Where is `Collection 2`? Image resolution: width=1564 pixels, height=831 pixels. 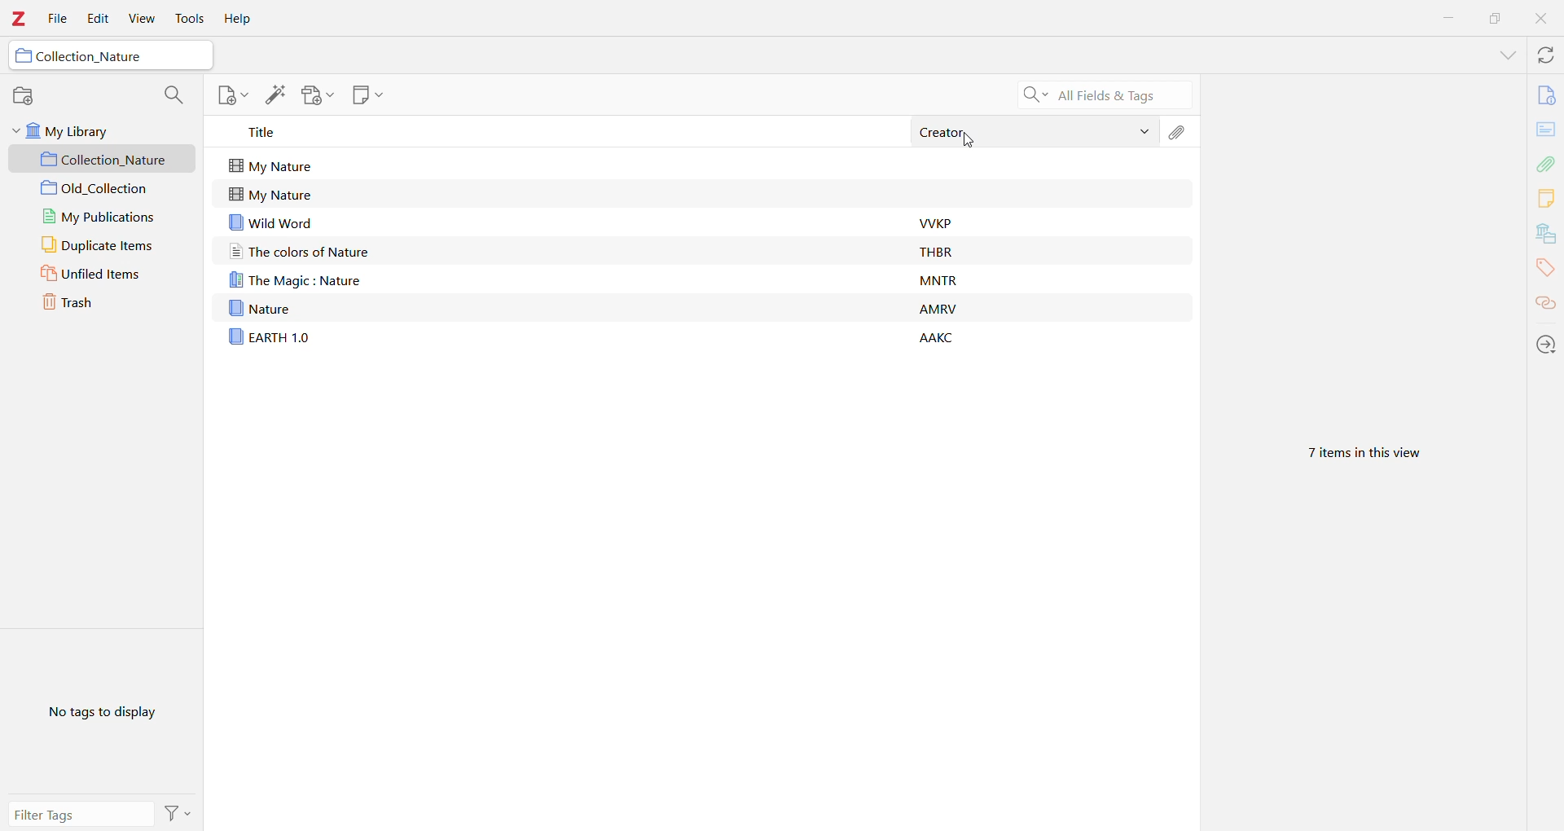 Collection 2 is located at coordinates (107, 188).